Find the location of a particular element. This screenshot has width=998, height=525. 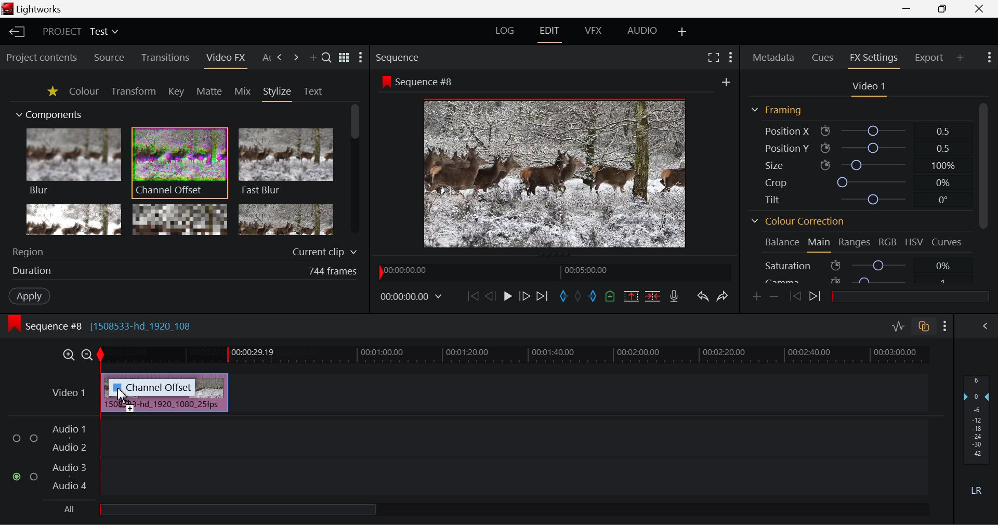

Timeline Zoom Out is located at coordinates (88, 356).